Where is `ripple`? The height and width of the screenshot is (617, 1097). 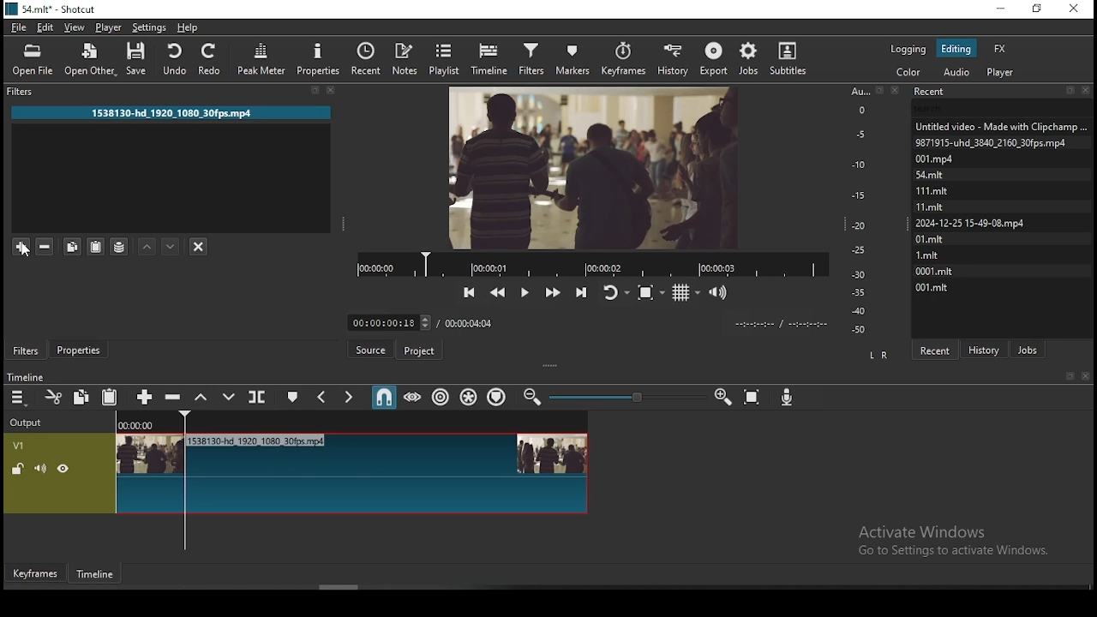
ripple is located at coordinates (439, 398).